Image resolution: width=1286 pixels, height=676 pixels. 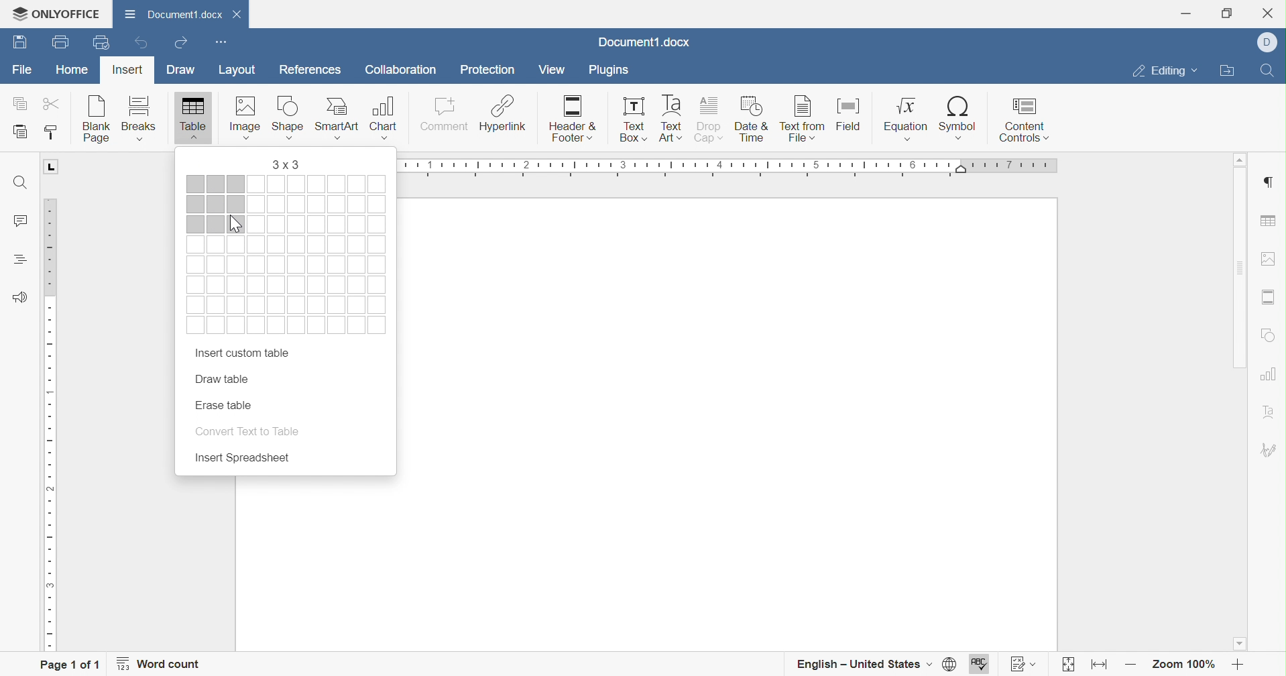 I want to click on Find, so click(x=1267, y=72).